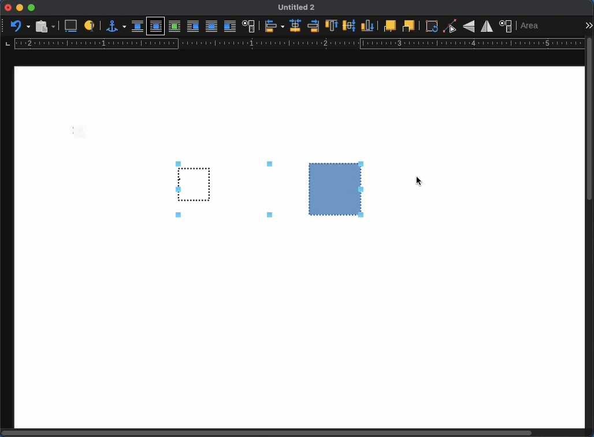  Describe the element at coordinates (20, 8) in the screenshot. I see `minimize` at that location.